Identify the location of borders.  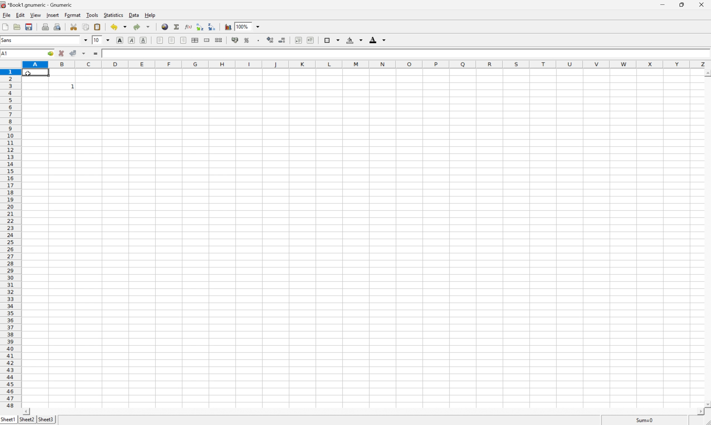
(331, 40).